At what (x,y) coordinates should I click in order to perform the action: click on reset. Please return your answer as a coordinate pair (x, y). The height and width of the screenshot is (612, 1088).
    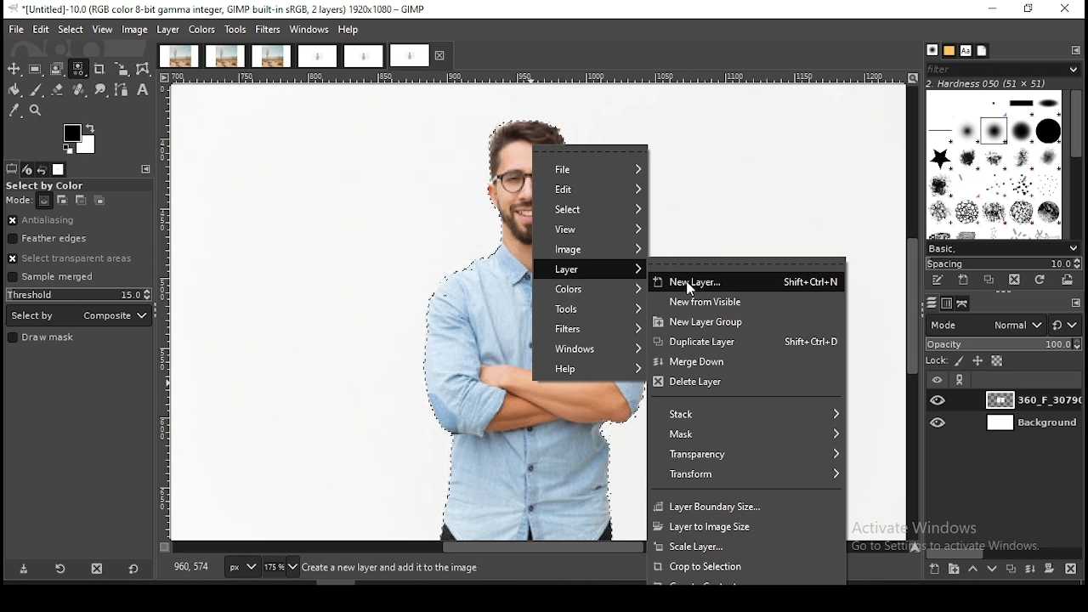
    Looking at the image, I should click on (1066, 324).